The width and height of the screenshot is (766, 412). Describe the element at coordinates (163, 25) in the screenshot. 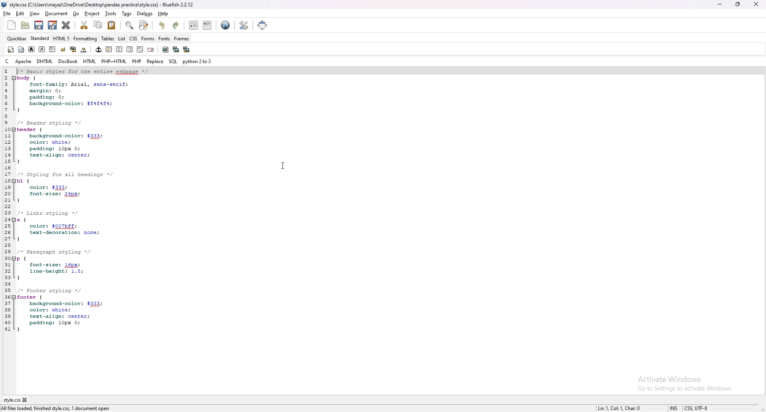

I see `undo` at that location.